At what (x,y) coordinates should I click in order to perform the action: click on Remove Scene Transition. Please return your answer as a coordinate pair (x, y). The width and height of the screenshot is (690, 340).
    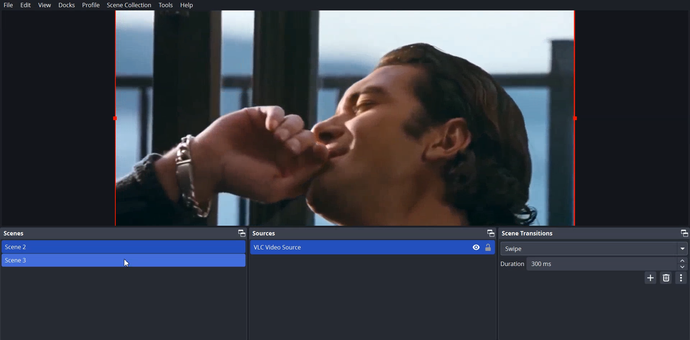
    Looking at the image, I should click on (667, 279).